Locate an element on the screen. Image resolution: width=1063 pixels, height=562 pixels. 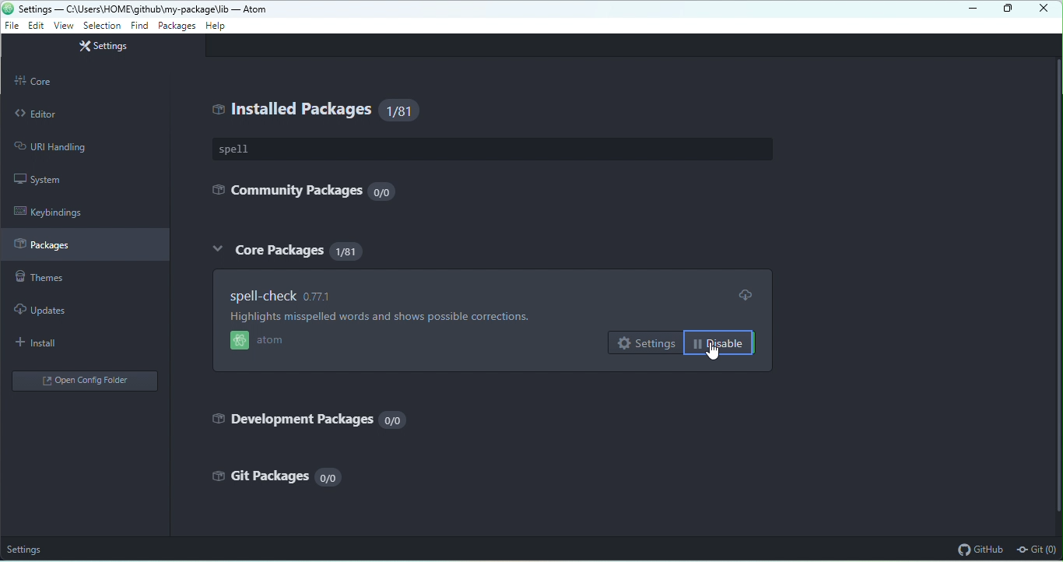
install is located at coordinates (43, 343).